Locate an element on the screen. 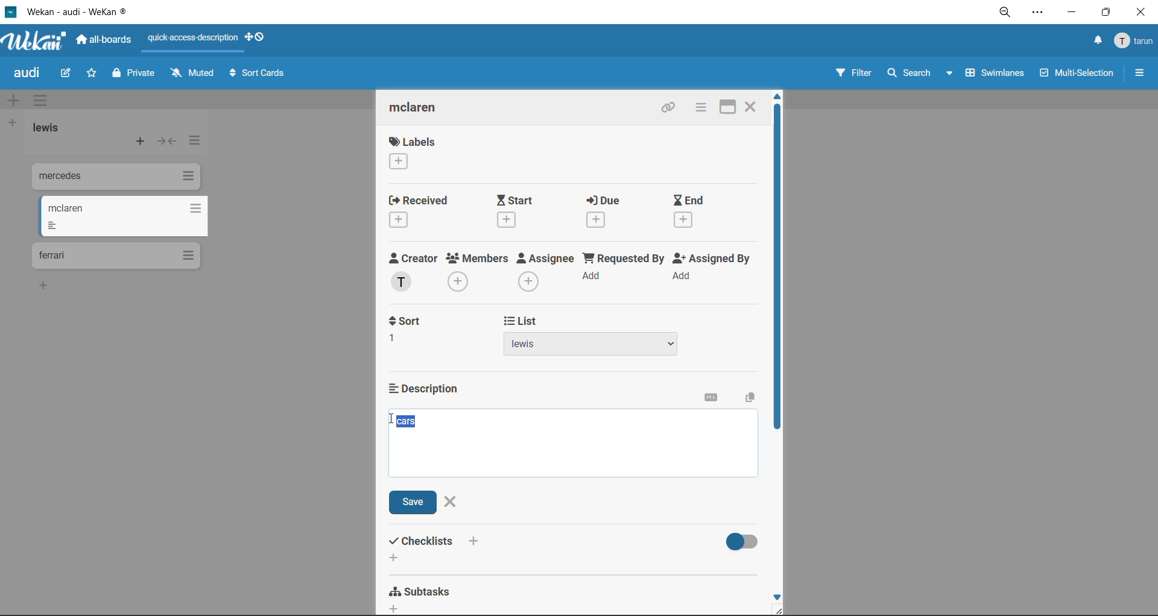 The width and height of the screenshot is (1158, 616). assignee is located at coordinates (546, 272).